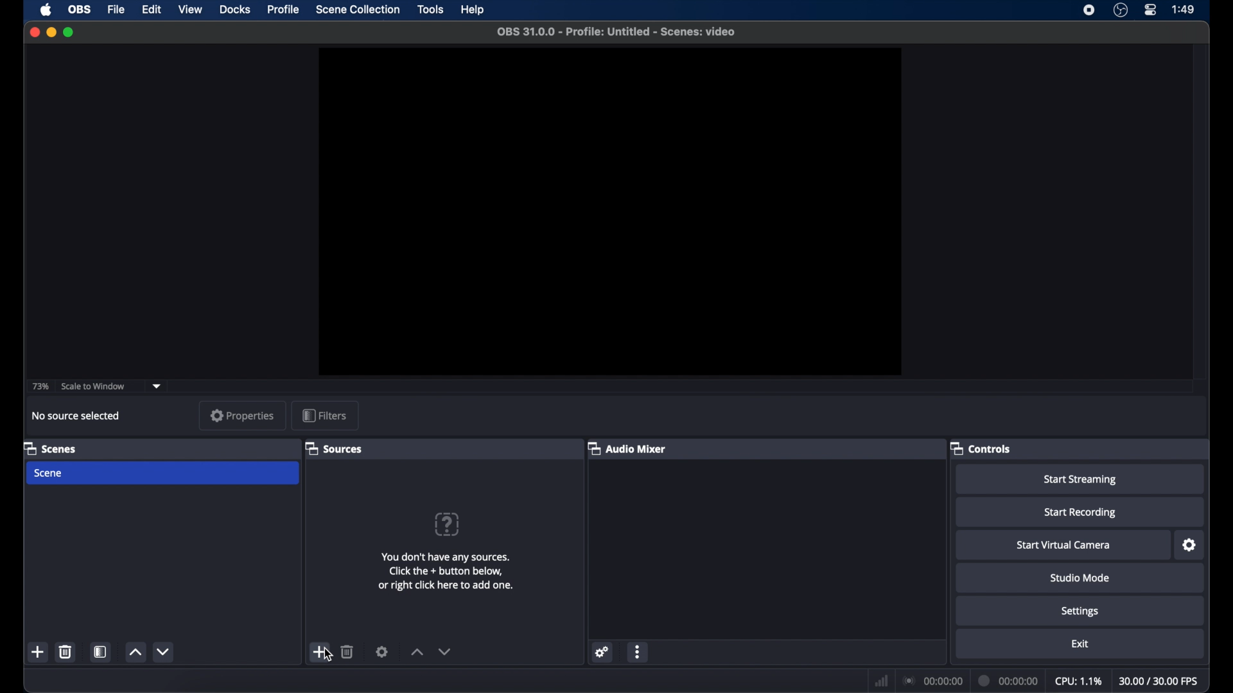 This screenshot has height=693, width=1233. I want to click on add, so click(39, 651).